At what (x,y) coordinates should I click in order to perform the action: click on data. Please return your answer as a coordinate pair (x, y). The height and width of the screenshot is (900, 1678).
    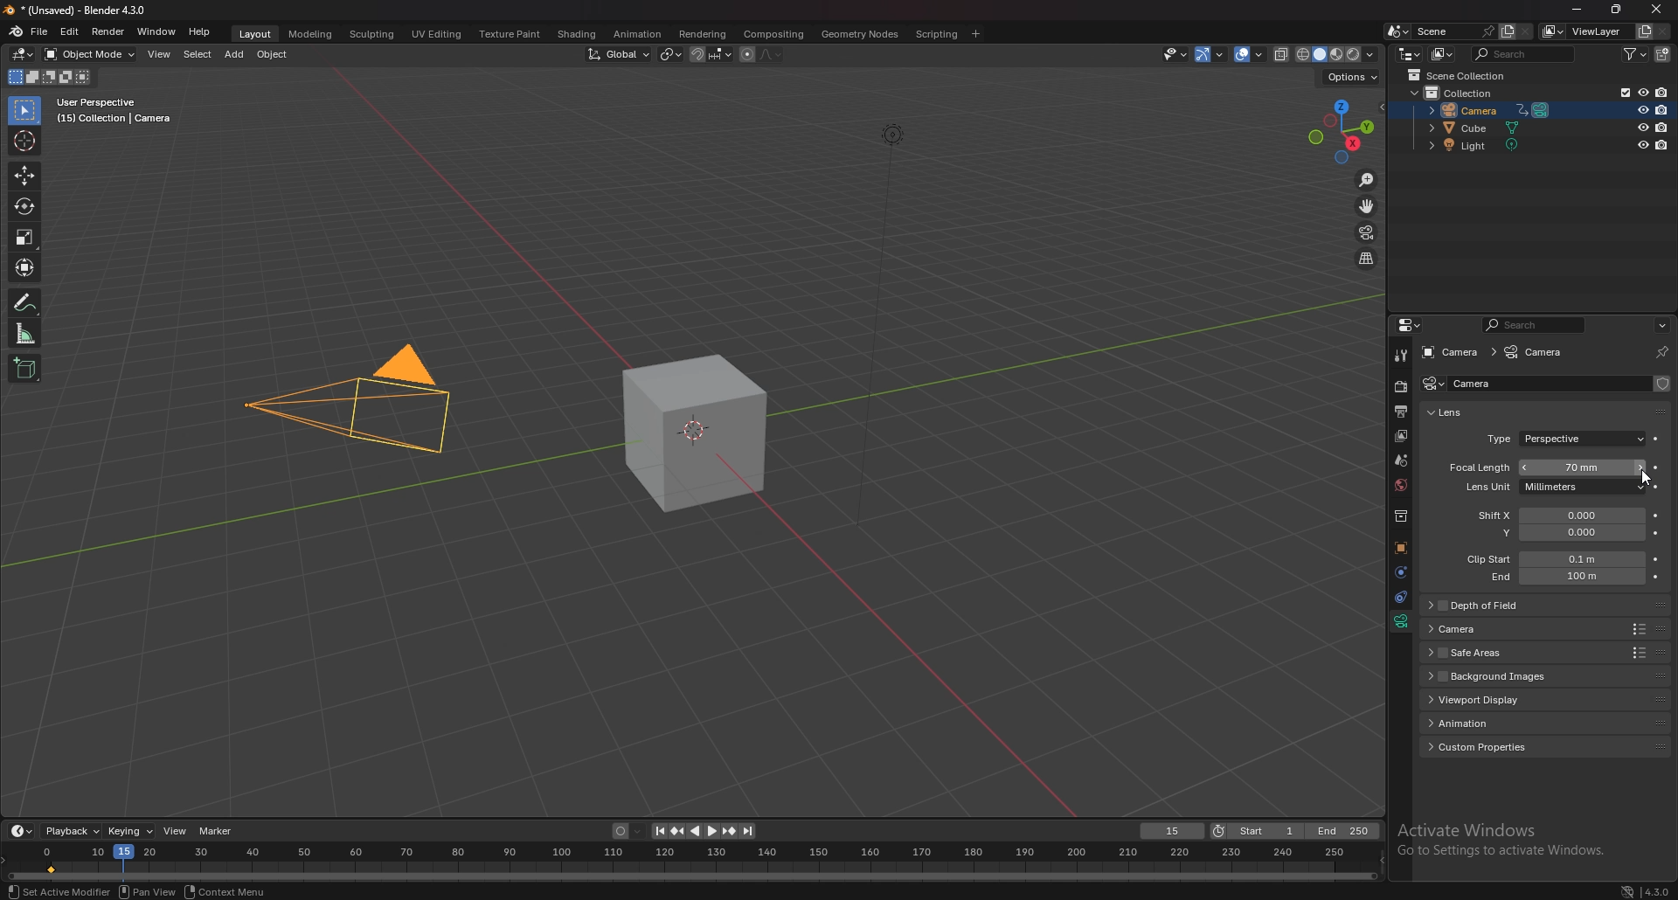
    Looking at the image, I should click on (1401, 621).